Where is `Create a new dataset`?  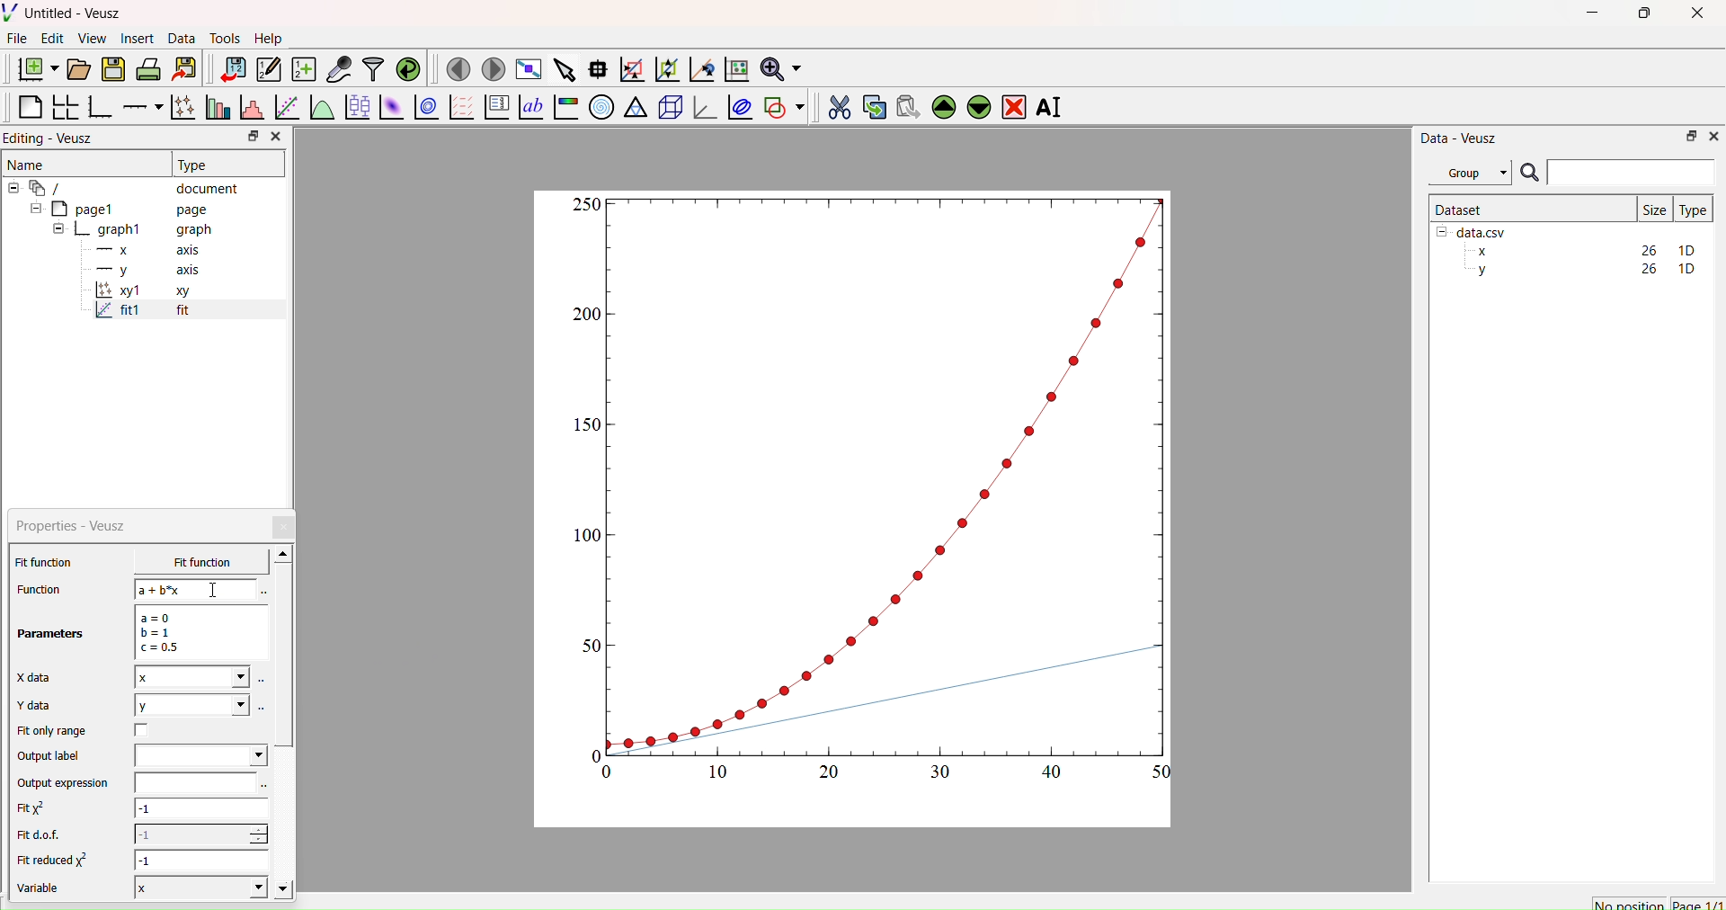
Create a new dataset is located at coordinates (303, 69).